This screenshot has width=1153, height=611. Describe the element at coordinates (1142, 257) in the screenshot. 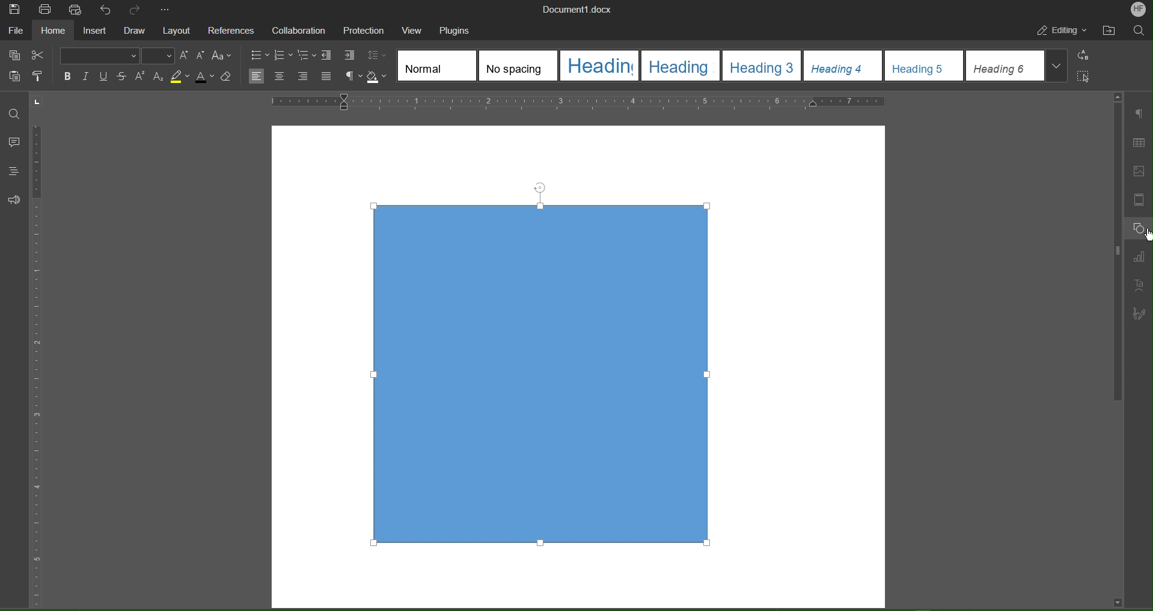

I see `Graph Settings` at that location.